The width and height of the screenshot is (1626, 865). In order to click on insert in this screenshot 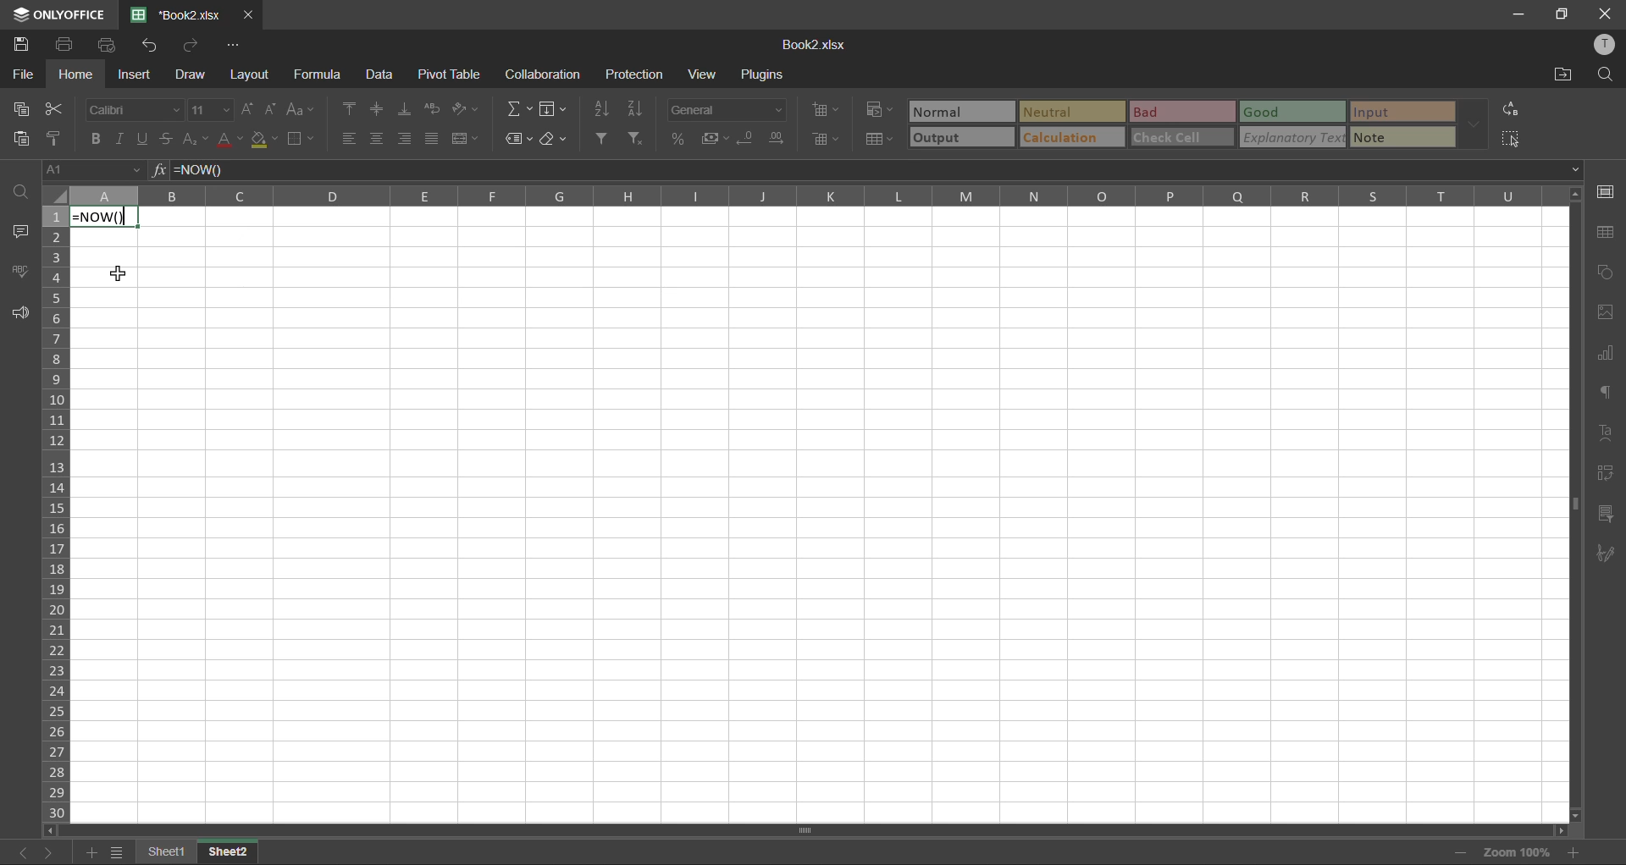, I will do `click(132, 74)`.